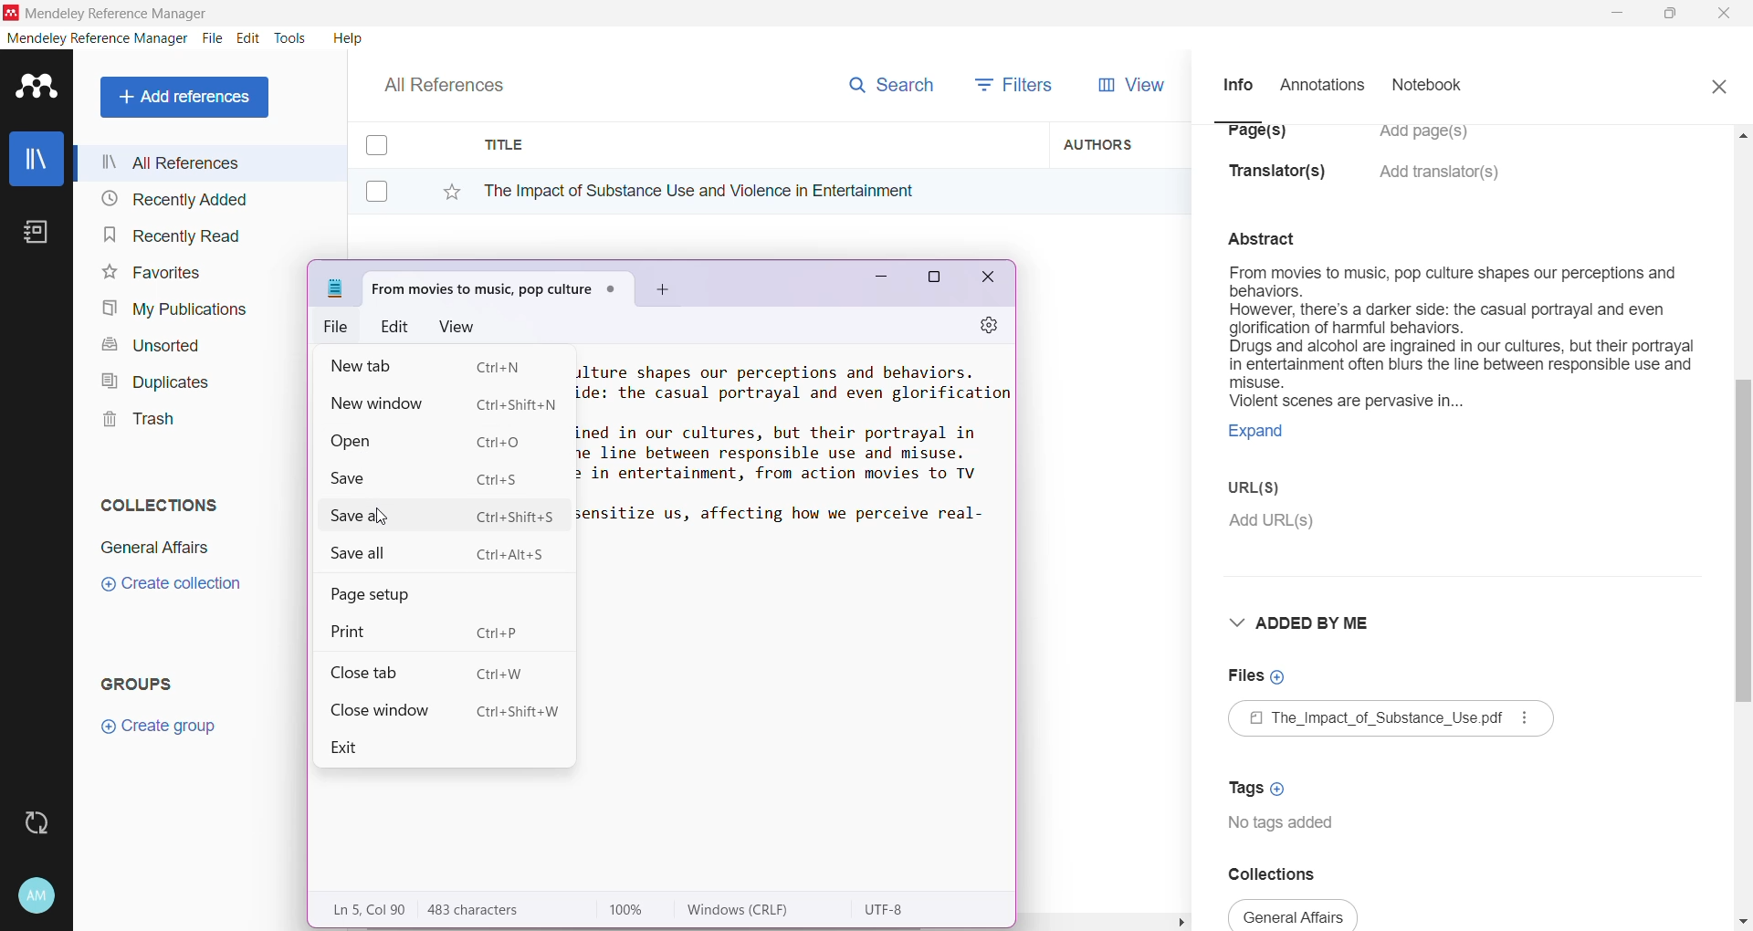  Describe the element at coordinates (1257, 677) in the screenshot. I see `Click to Add Files` at that location.